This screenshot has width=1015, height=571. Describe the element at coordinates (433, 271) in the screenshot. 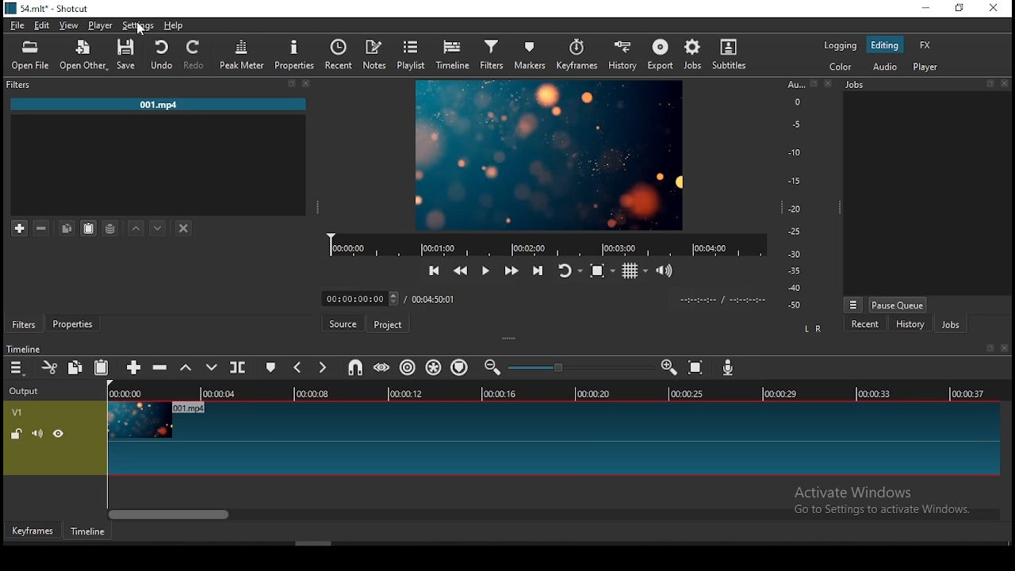

I see `skip to the previous point` at that location.